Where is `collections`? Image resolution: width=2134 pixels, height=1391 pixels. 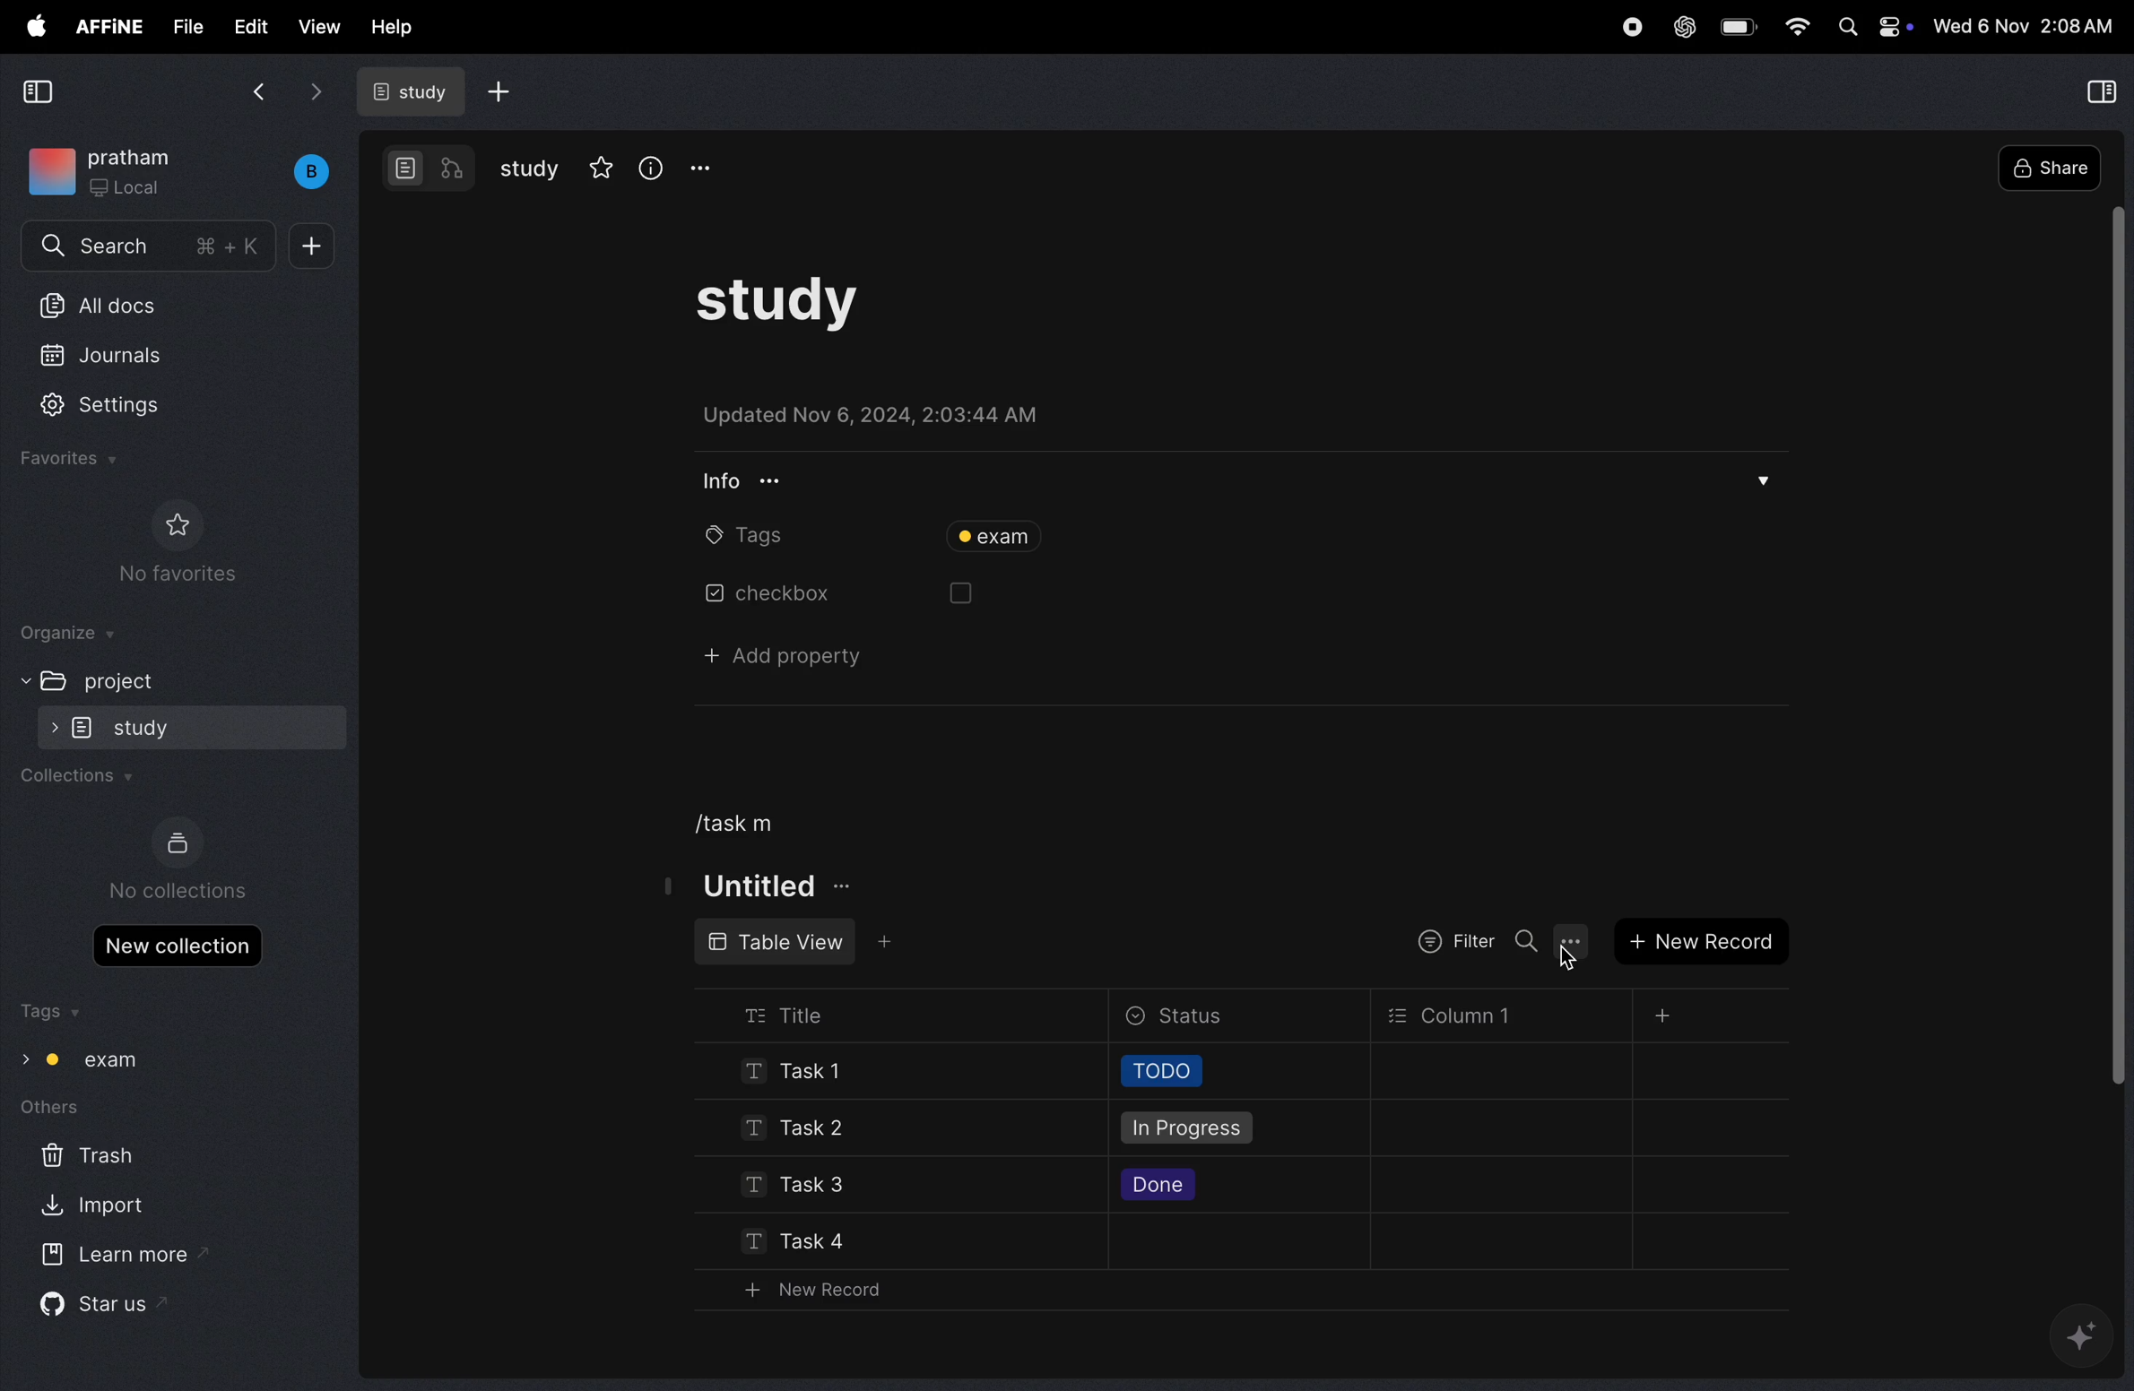
collections is located at coordinates (78, 778).